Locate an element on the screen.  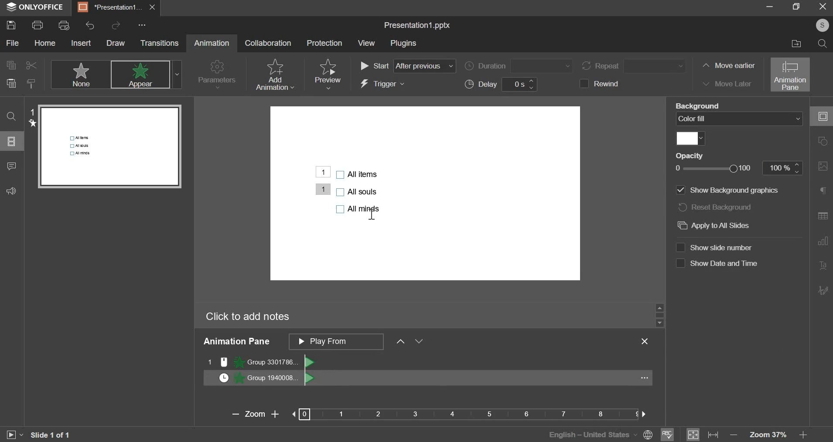
opacity slider is located at coordinates (735, 168).